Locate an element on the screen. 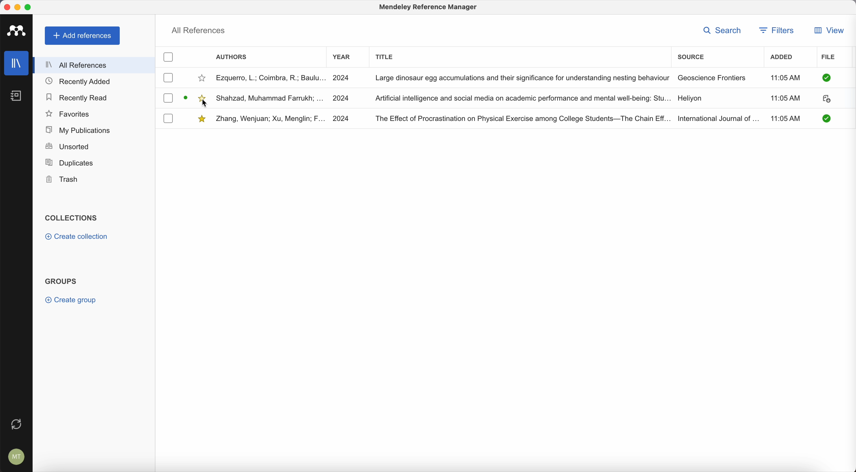 Image resolution: width=856 pixels, height=472 pixels. checkbox is located at coordinates (168, 58).